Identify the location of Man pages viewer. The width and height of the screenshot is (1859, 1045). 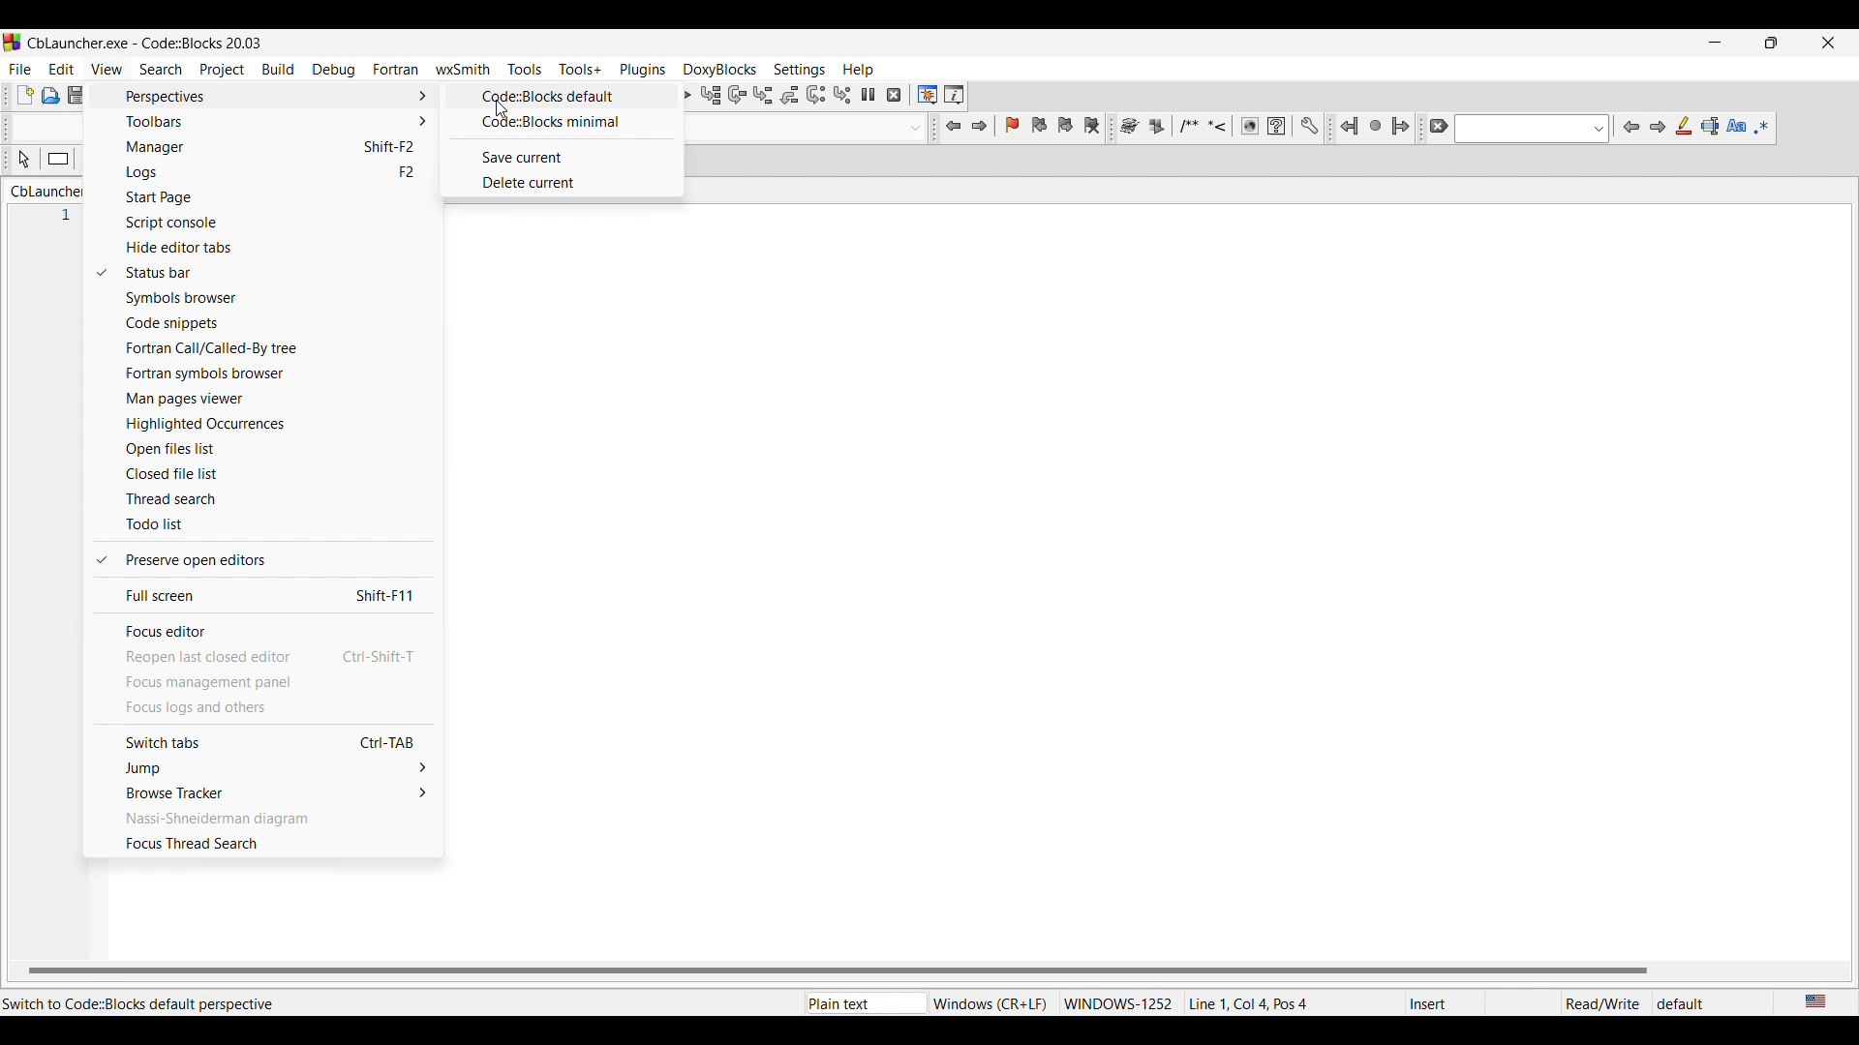
(277, 399).